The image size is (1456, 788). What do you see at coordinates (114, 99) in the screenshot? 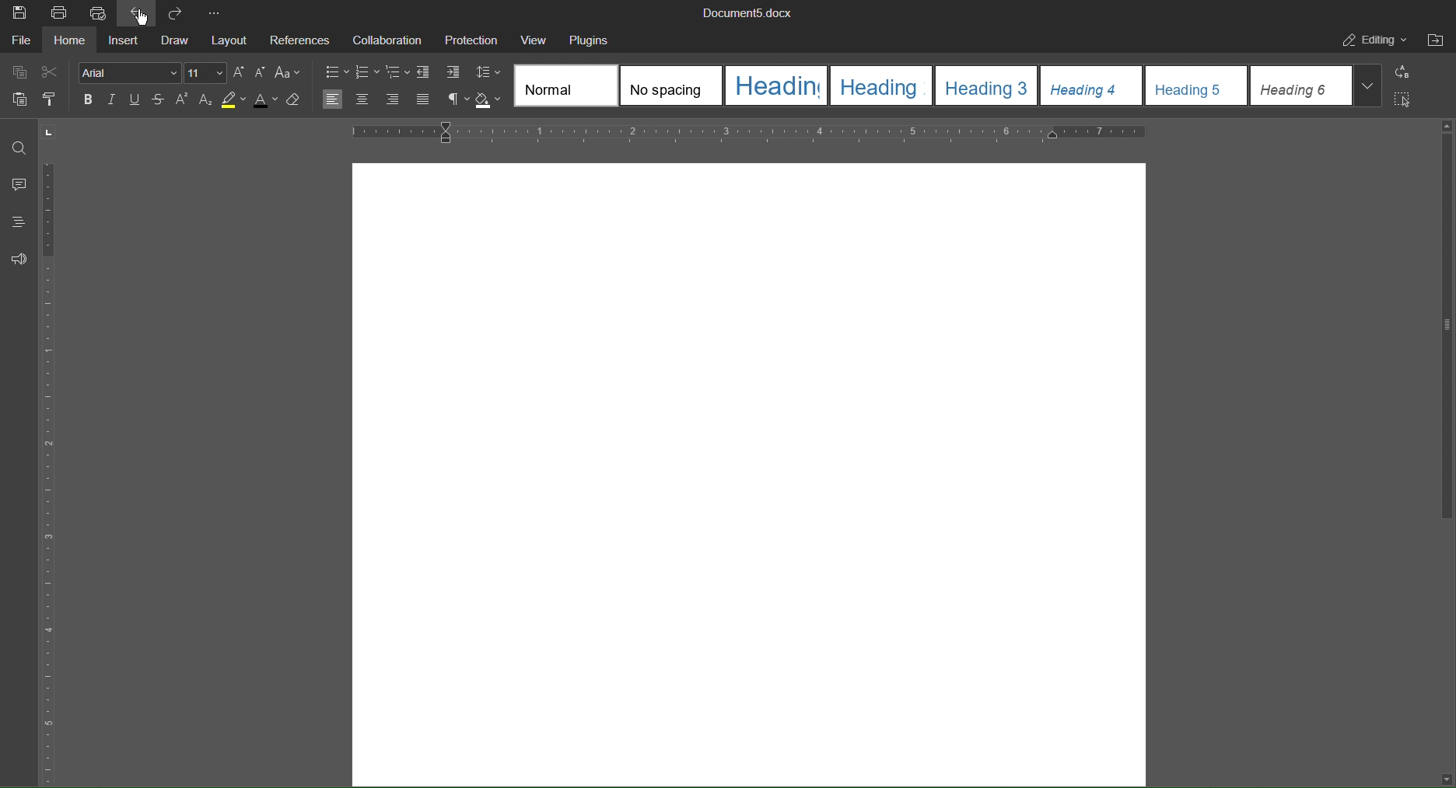
I see `Italic` at bounding box center [114, 99].